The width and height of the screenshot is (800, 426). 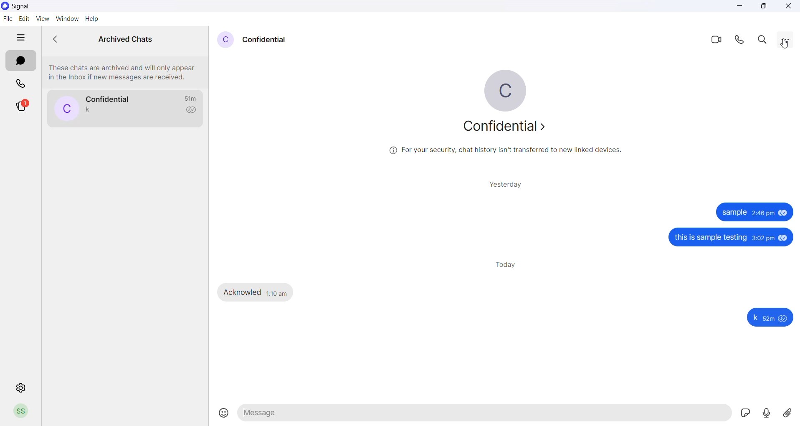 I want to click on minimize, so click(x=738, y=7).